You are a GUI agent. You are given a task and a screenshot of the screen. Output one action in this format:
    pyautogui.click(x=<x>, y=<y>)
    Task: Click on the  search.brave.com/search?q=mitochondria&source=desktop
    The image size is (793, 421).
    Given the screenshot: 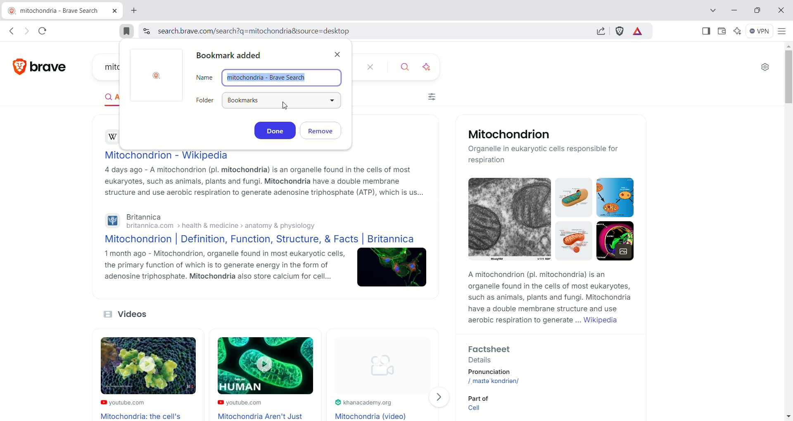 What is the action you would take?
    pyautogui.click(x=252, y=31)
    